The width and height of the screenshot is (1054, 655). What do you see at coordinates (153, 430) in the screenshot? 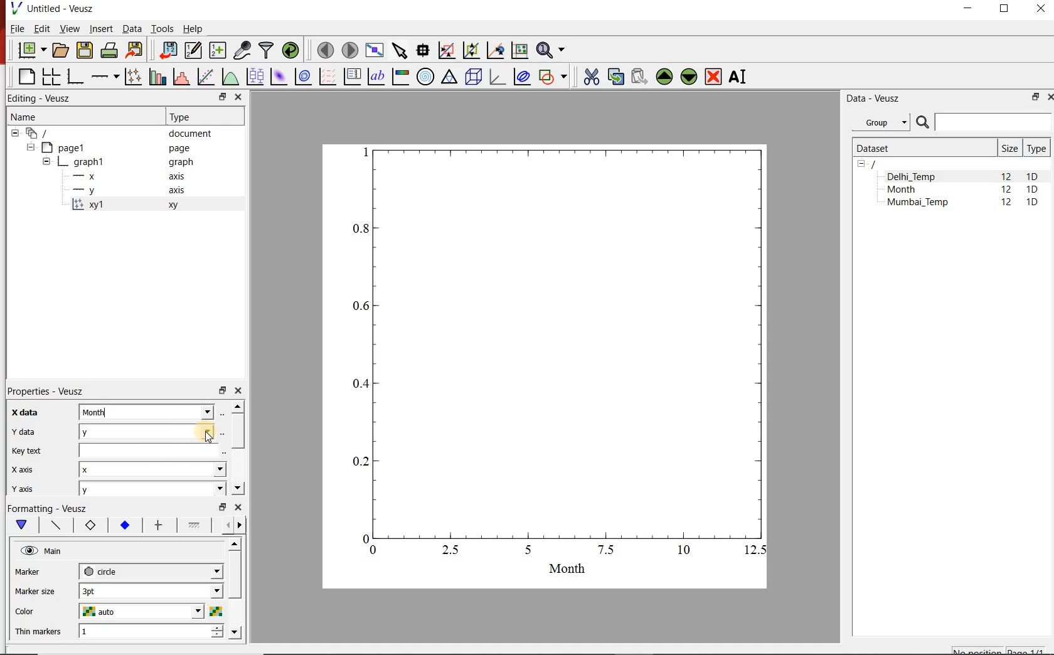
I see `y` at bounding box center [153, 430].